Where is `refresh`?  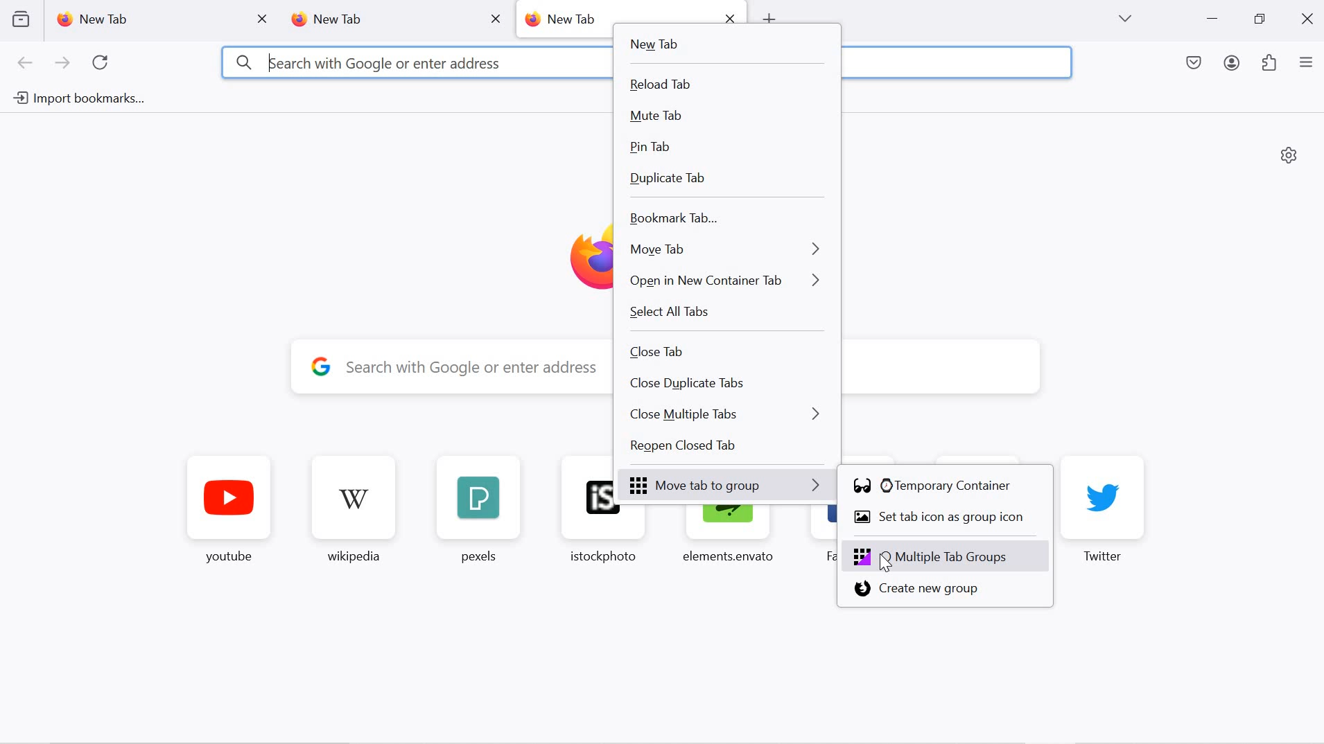 refresh is located at coordinates (101, 63).